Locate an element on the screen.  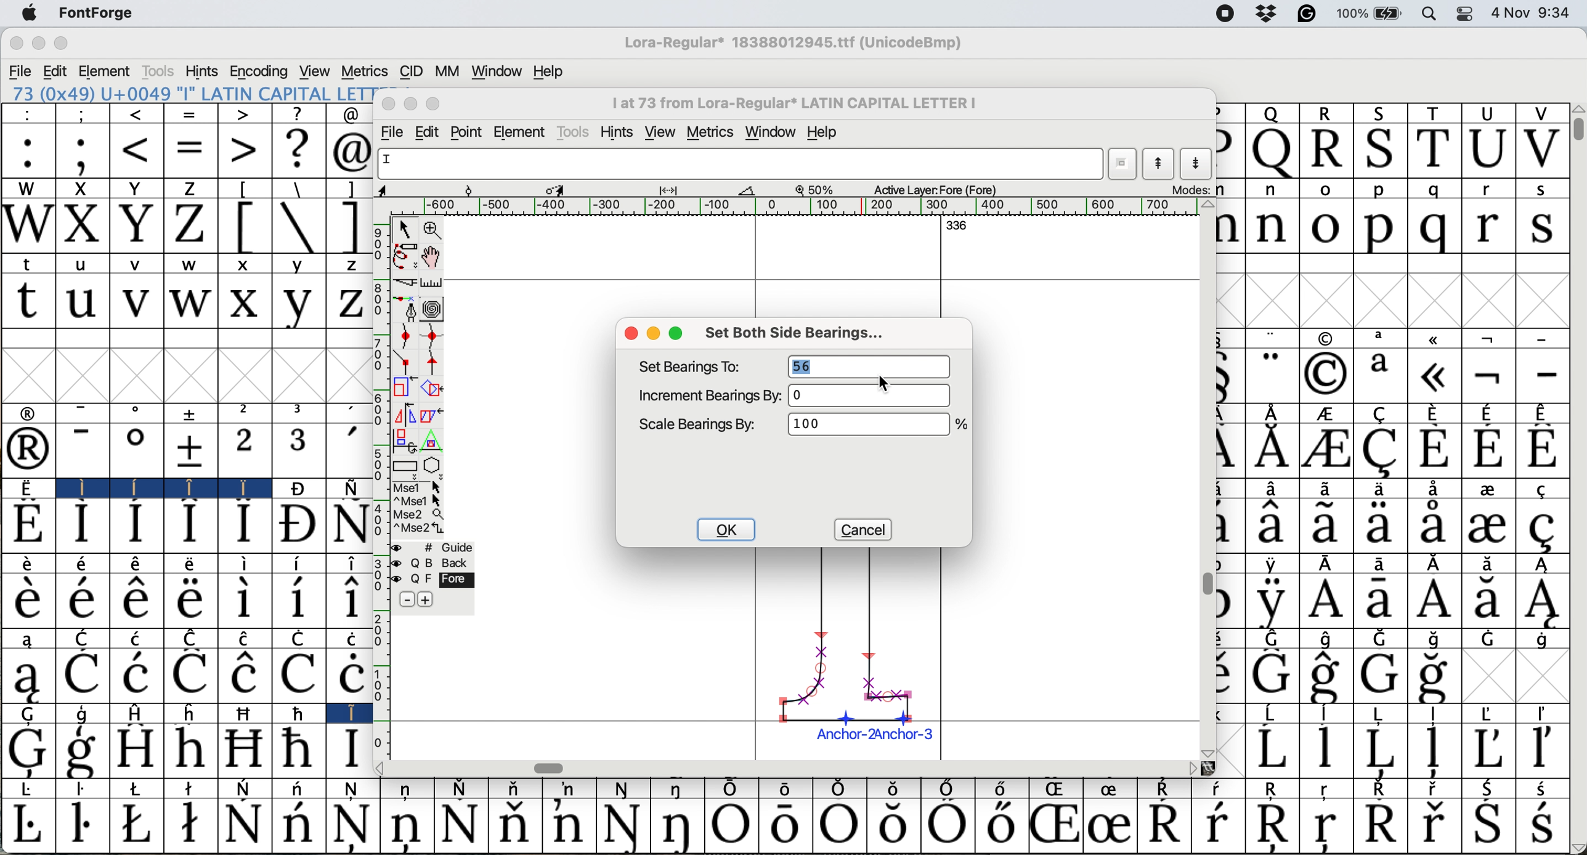
Y is located at coordinates (136, 189).